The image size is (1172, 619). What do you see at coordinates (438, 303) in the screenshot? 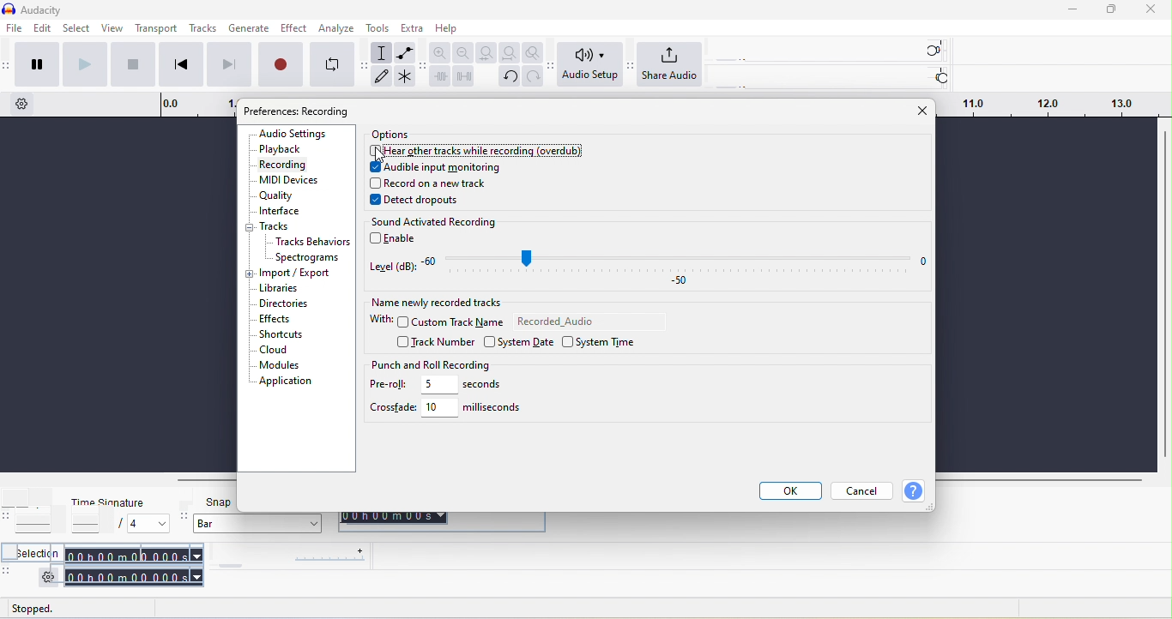
I see `name newly recorded tracks` at bounding box center [438, 303].